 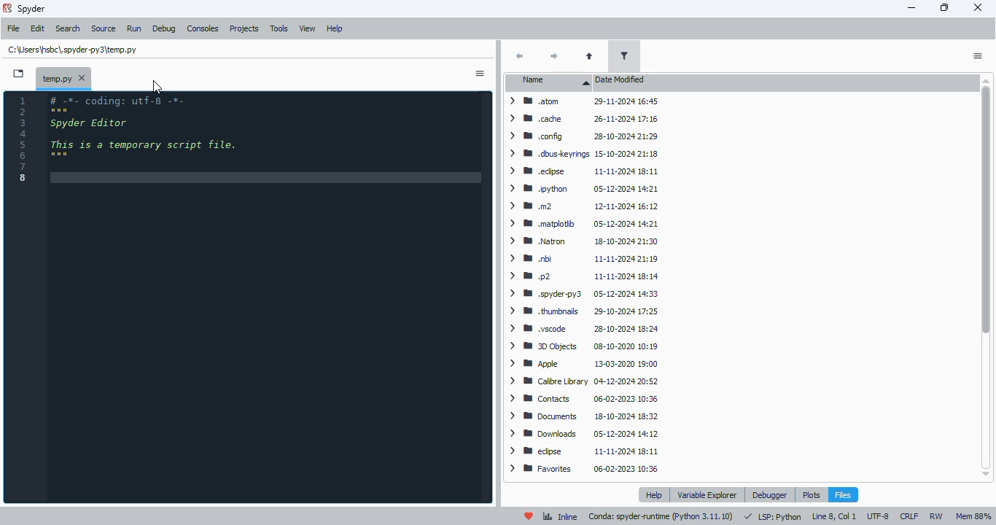 What do you see at coordinates (580, 399) in the screenshot?
I see `> WB Contacts 06-02-2023 10:36` at bounding box center [580, 399].